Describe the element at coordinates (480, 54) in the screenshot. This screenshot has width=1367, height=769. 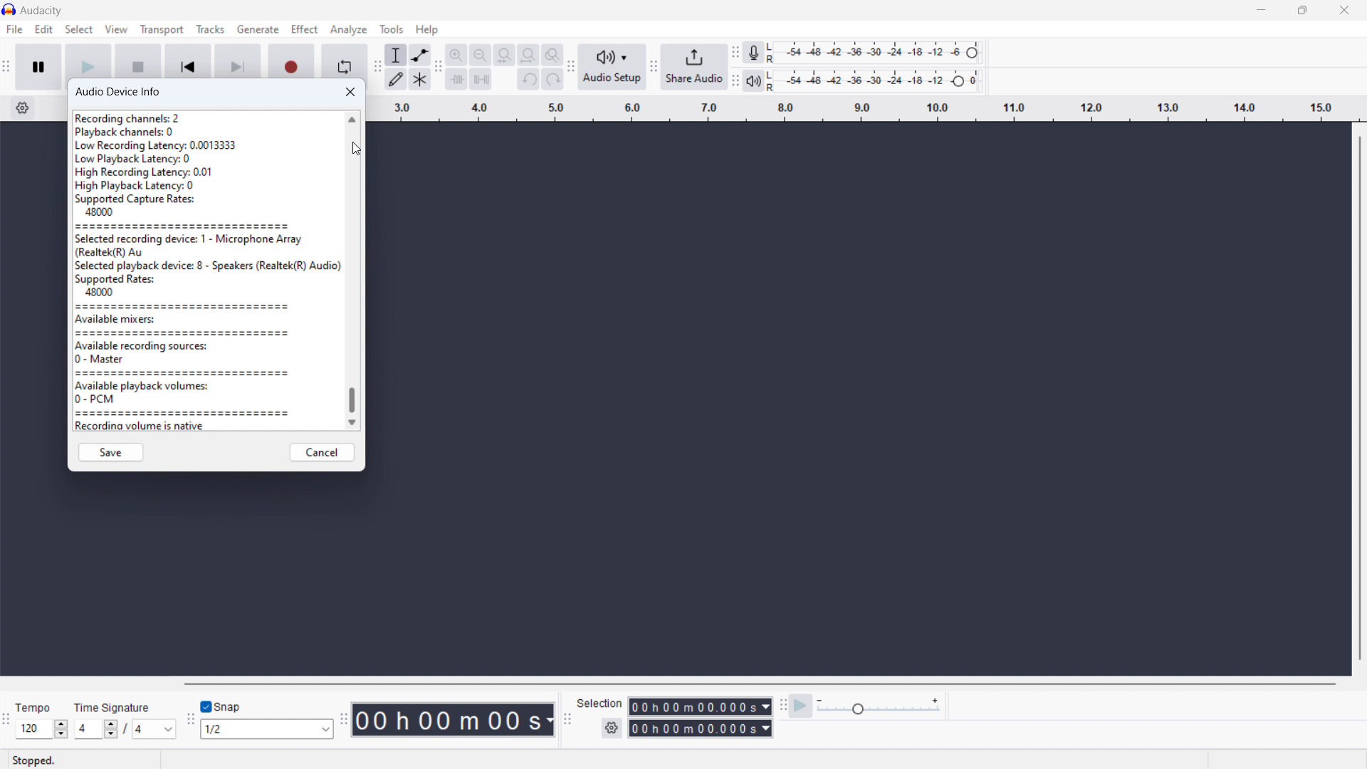
I see `zoom out` at that location.